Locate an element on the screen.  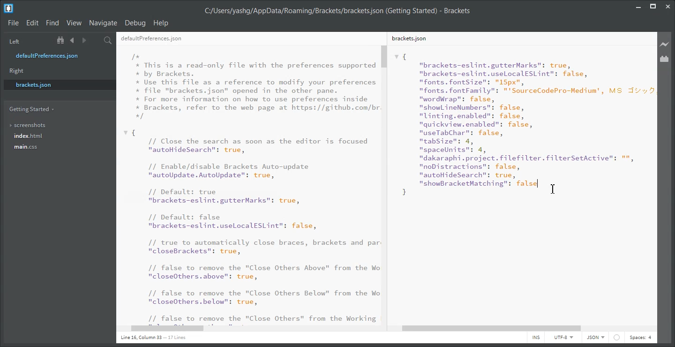
Horizontal Scroll Bar is located at coordinates (523, 329).